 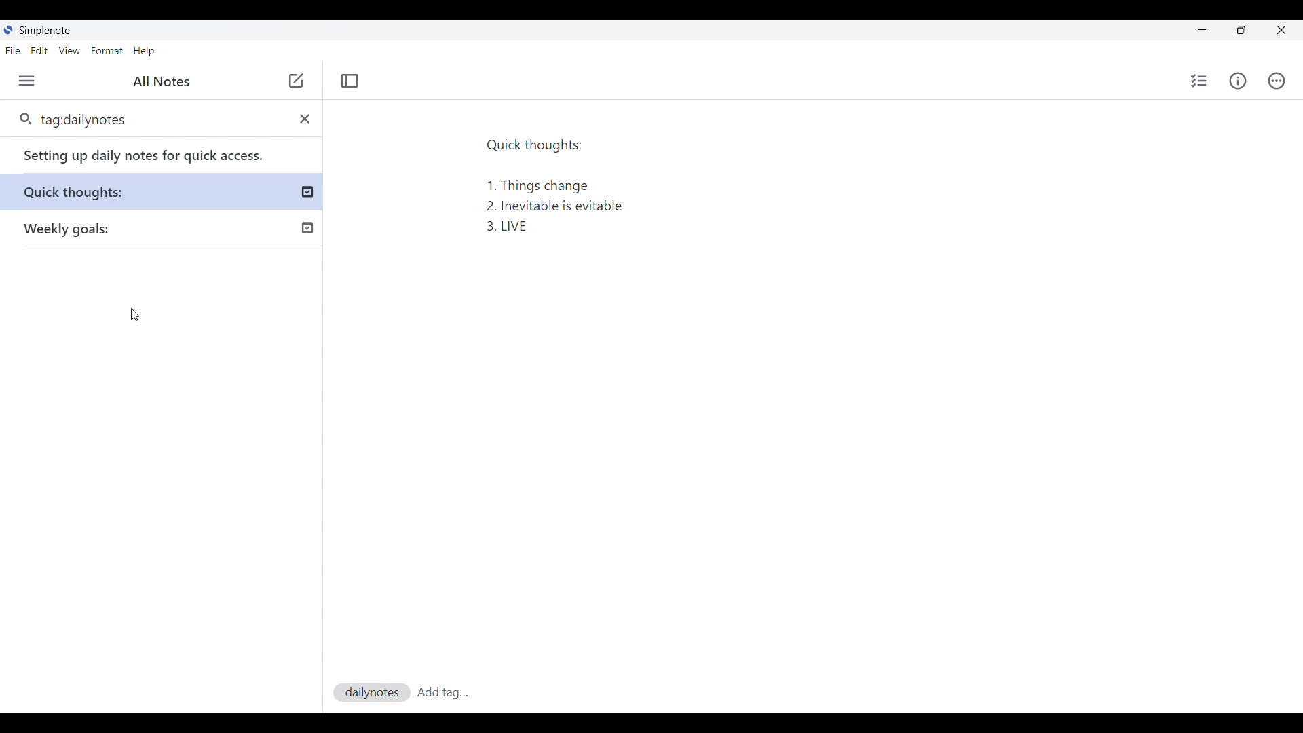 I want to click on dailynotes, so click(x=371, y=691).